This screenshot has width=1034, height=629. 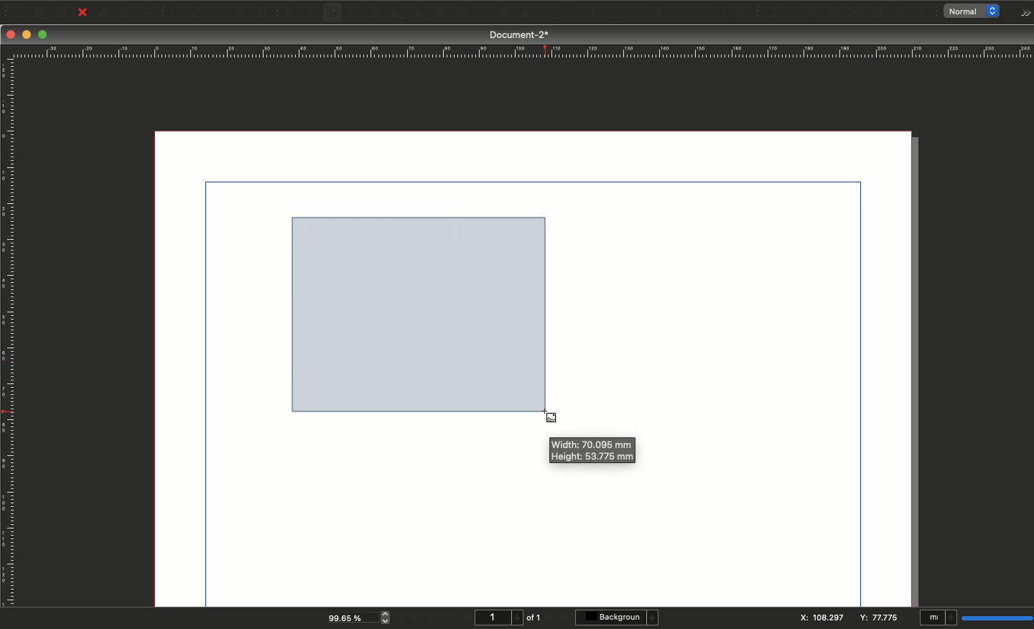 I want to click on Shape, so click(x=399, y=14).